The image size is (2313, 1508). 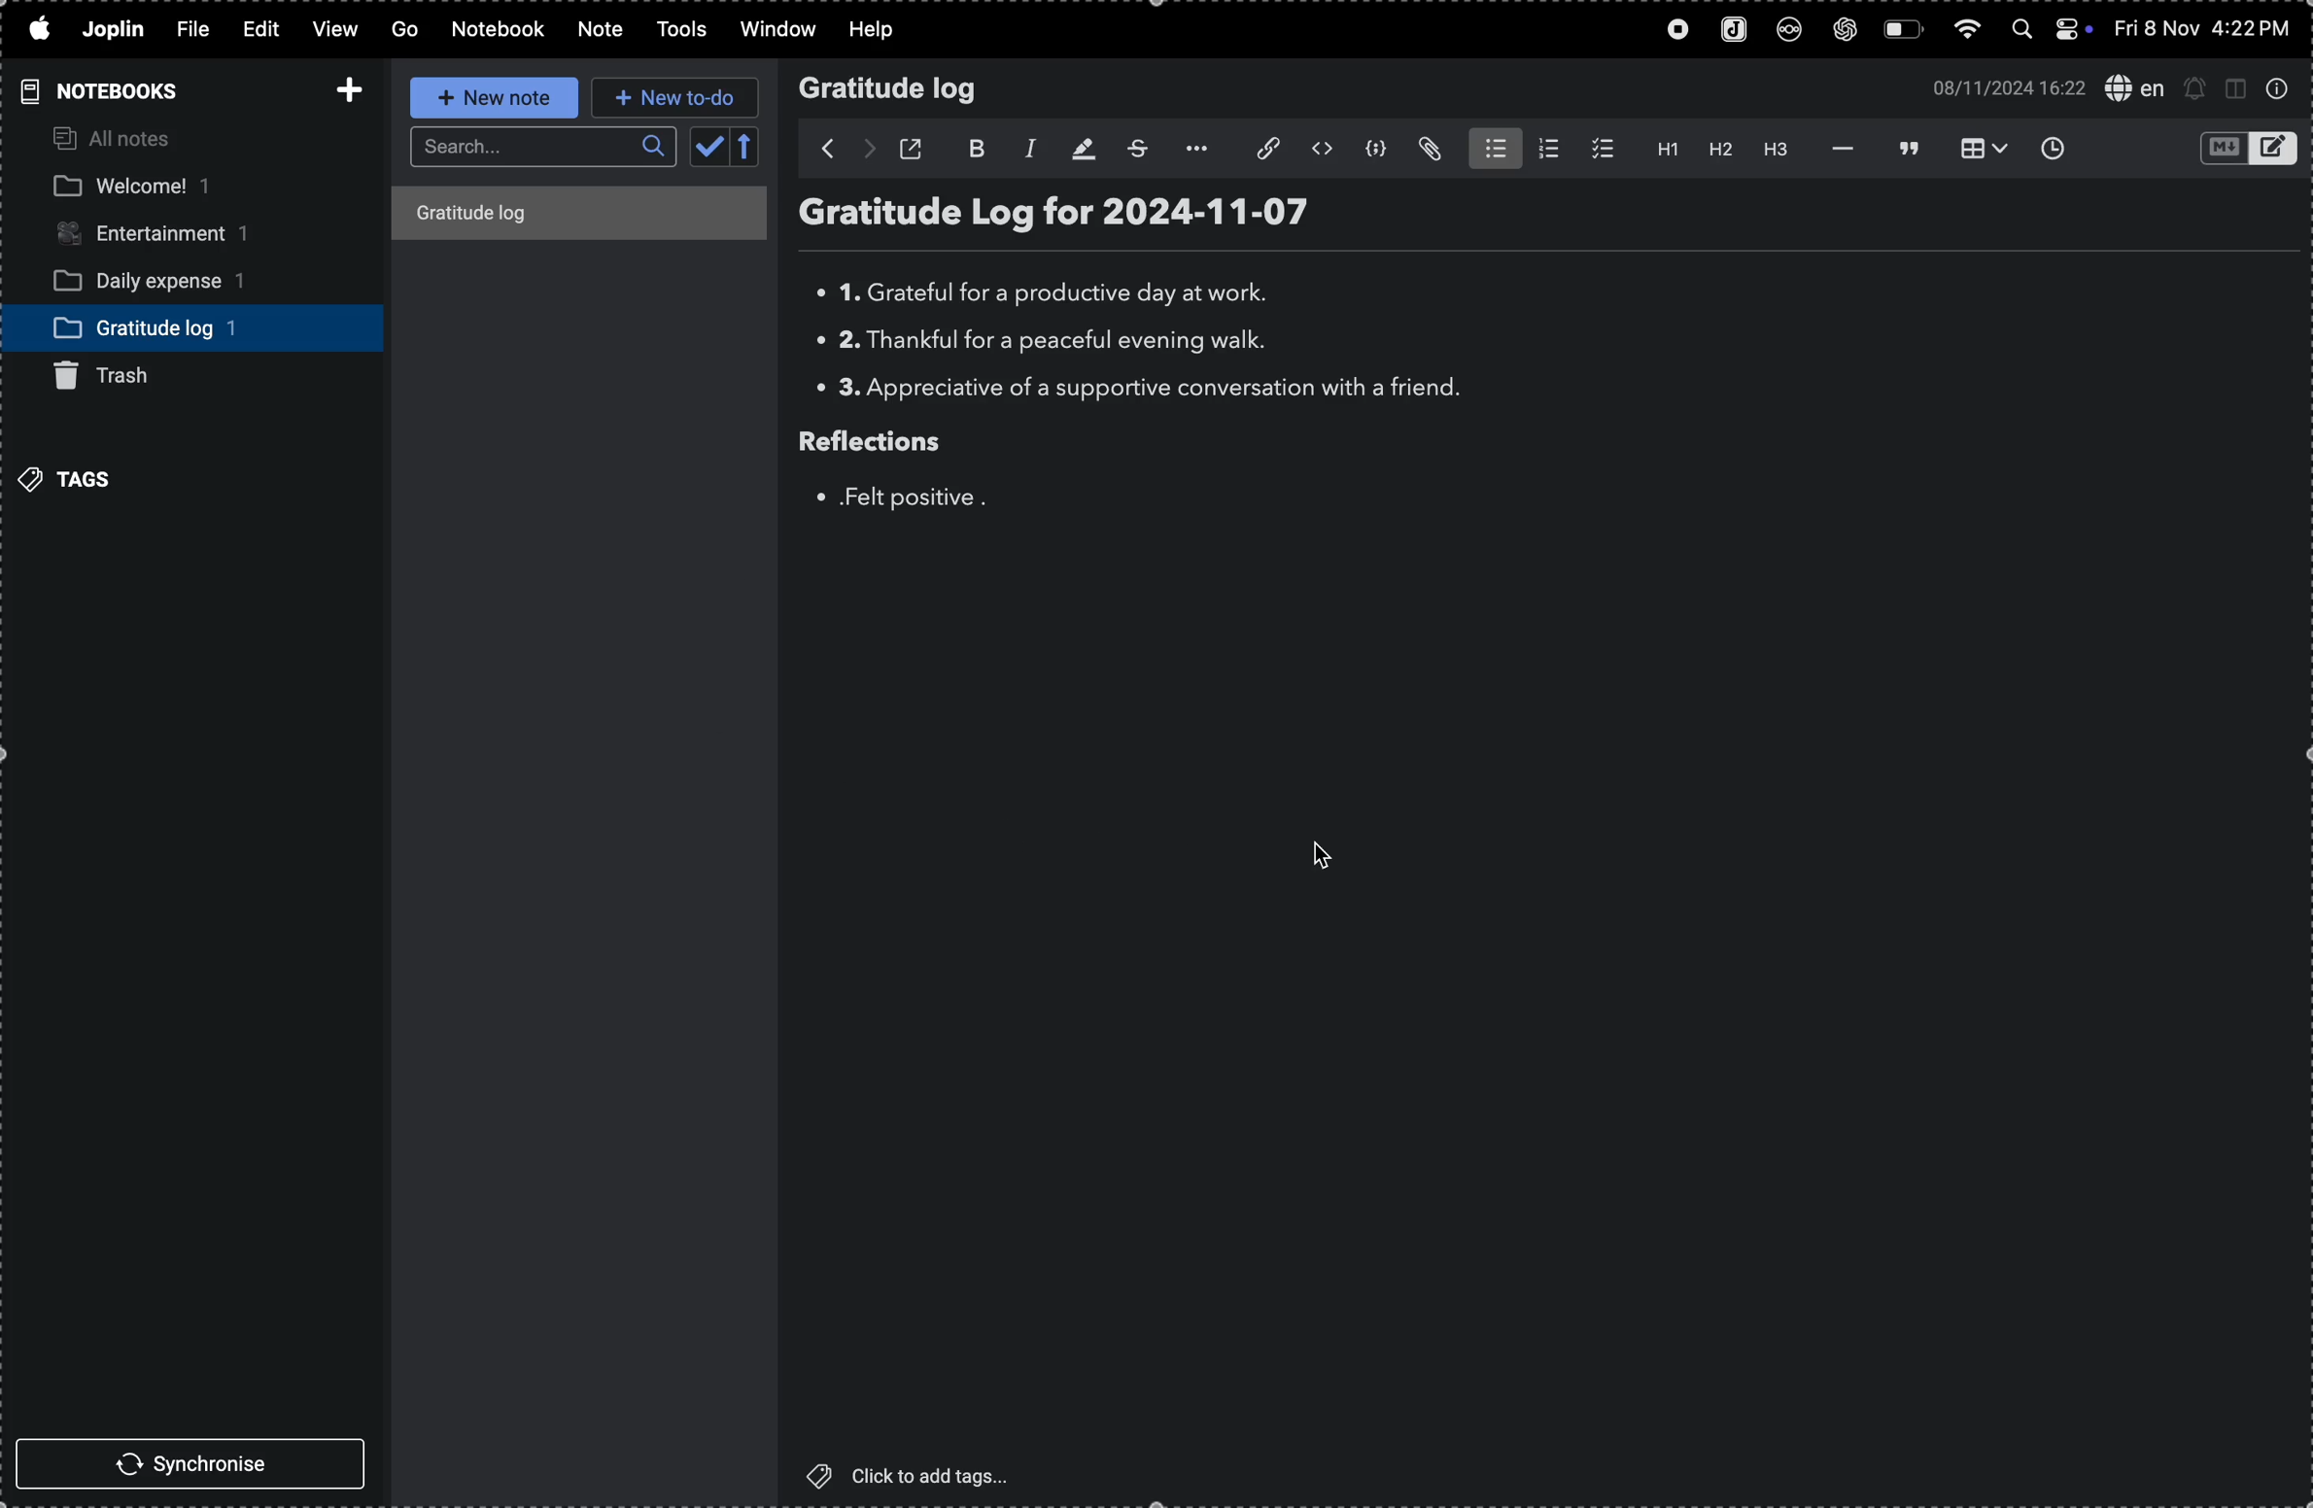 I want to click on gratitude log, so click(x=142, y=326).